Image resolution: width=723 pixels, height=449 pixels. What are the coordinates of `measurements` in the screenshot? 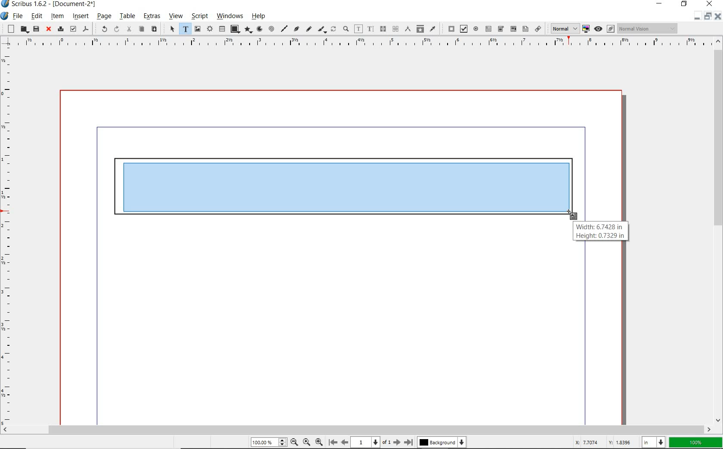 It's located at (395, 29).